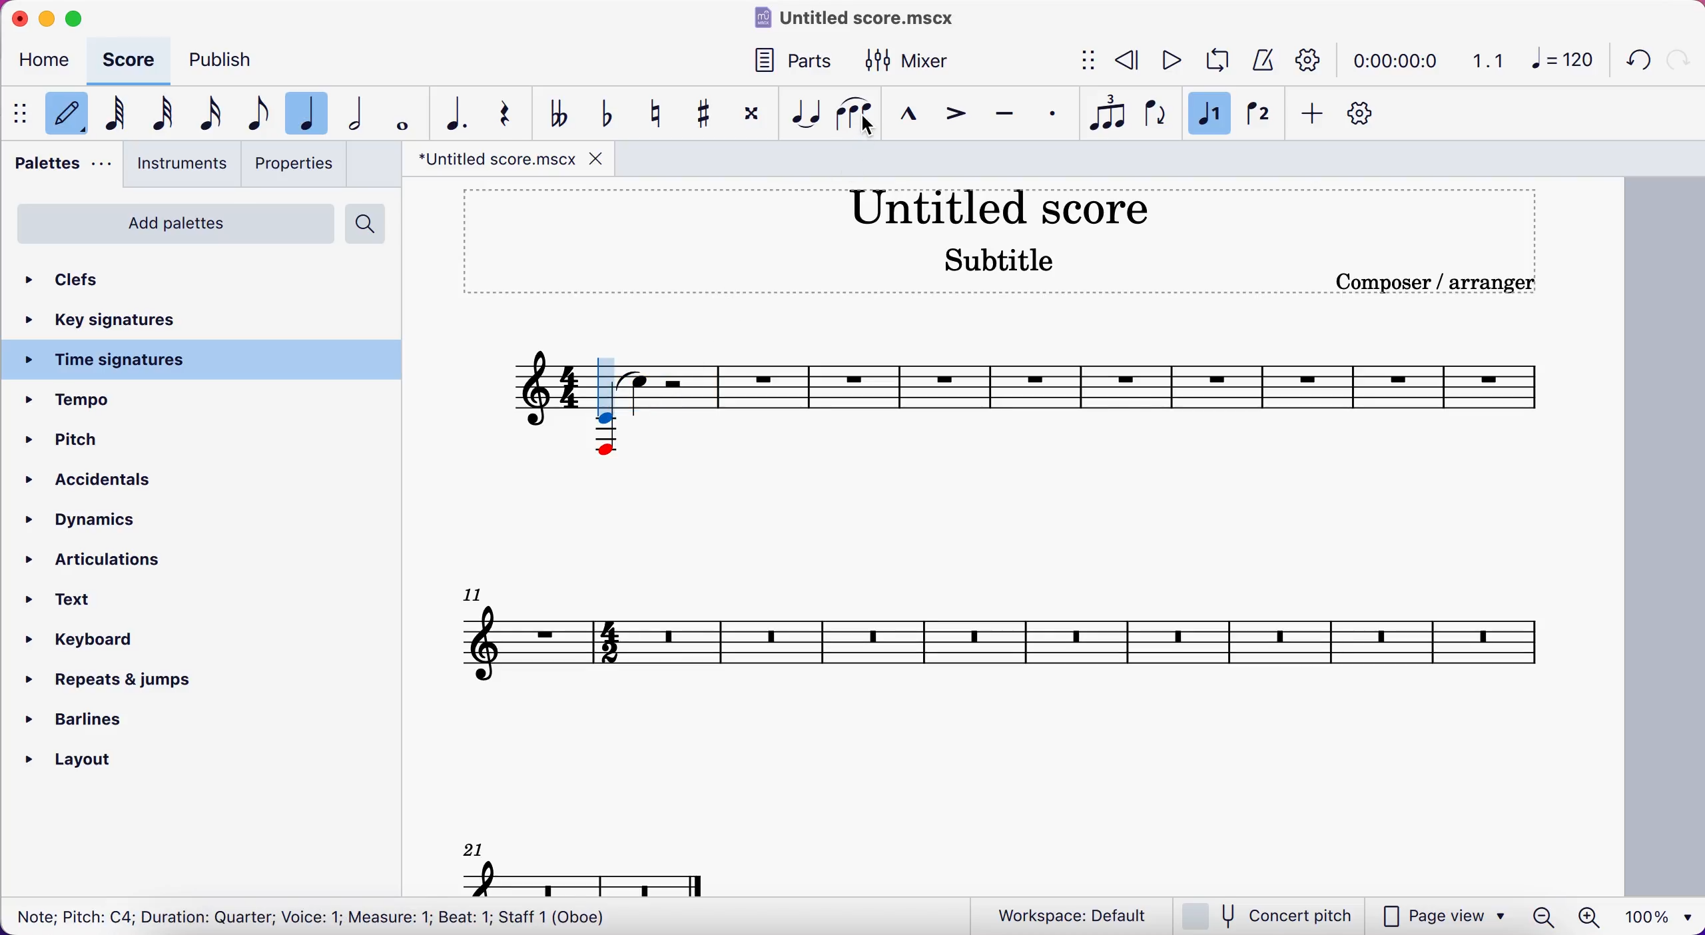 The height and width of the screenshot is (935, 1705). I want to click on tie, so click(803, 115).